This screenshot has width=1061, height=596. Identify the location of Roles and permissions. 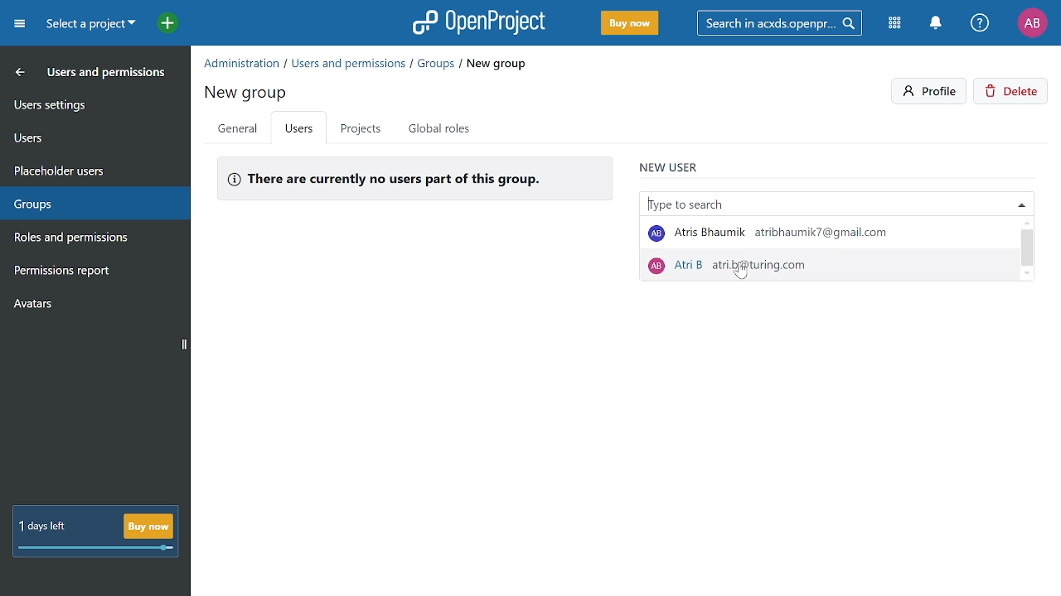
(85, 239).